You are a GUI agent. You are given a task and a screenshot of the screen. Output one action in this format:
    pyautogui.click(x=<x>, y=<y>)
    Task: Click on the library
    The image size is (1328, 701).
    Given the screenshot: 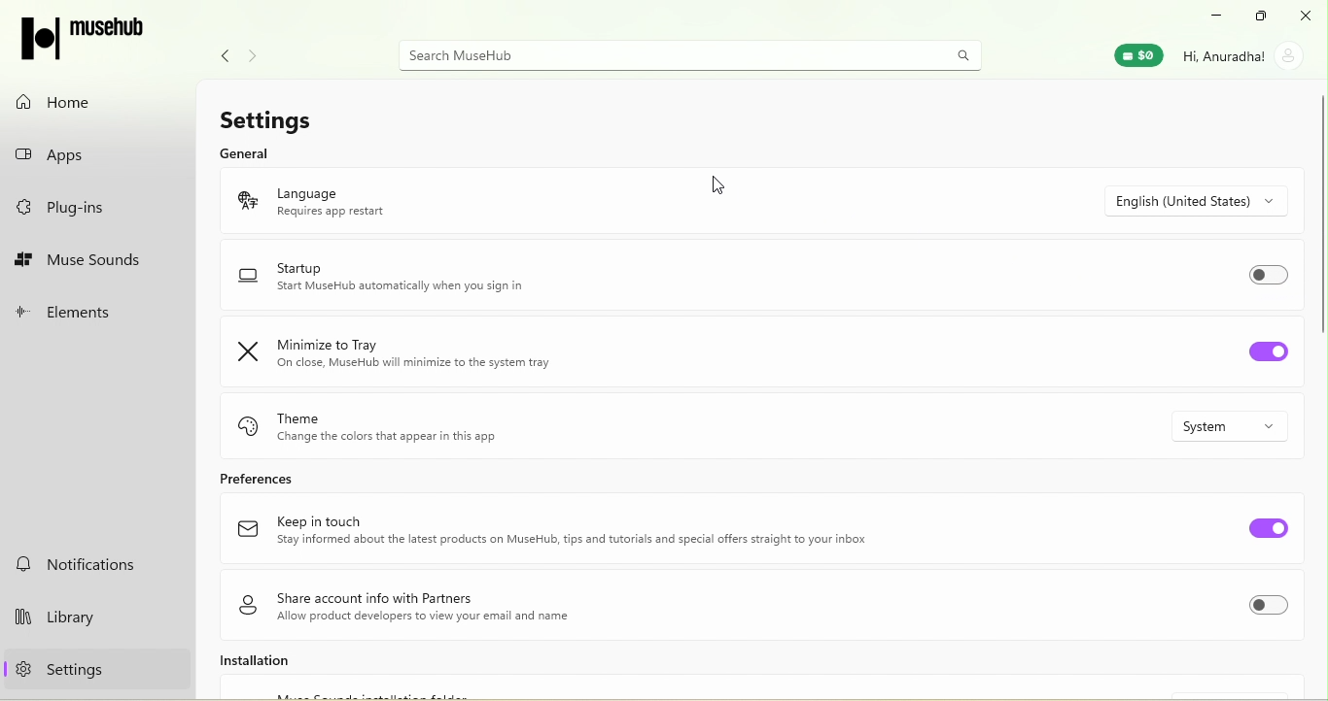 What is the action you would take?
    pyautogui.click(x=89, y=615)
    